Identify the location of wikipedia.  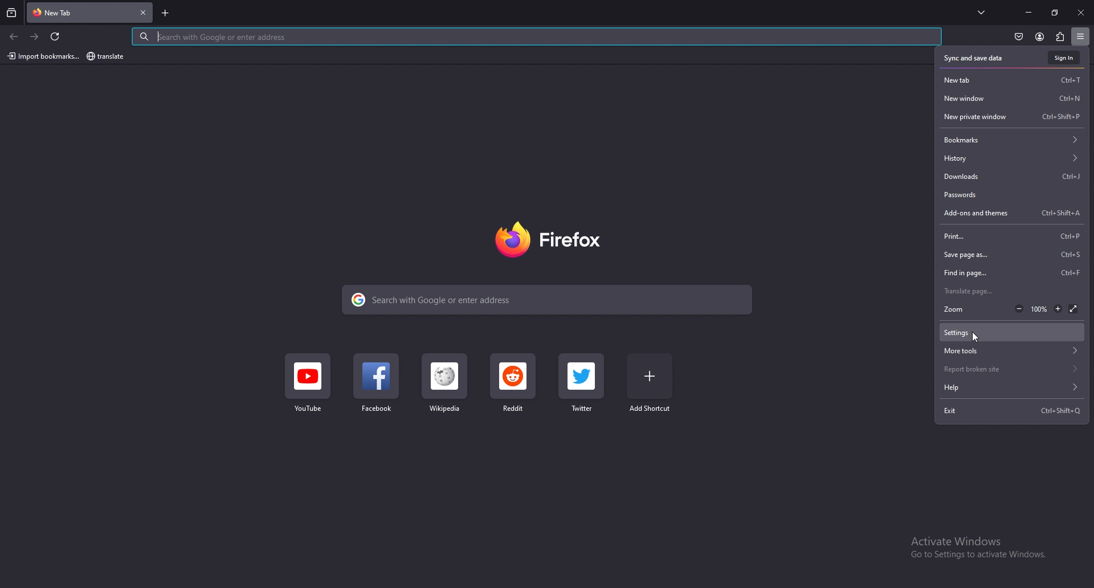
(443, 386).